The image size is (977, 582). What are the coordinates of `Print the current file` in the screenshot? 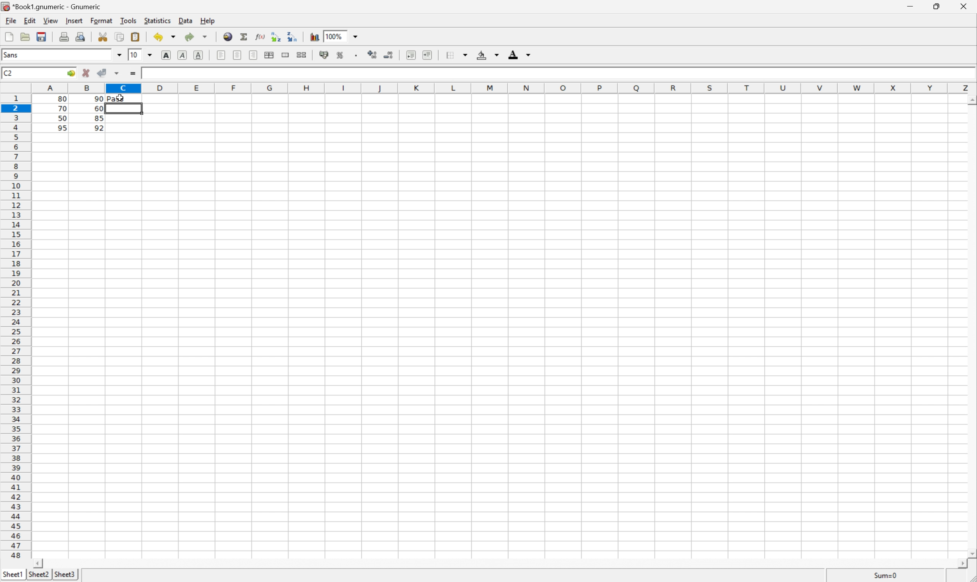 It's located at (63, 36).